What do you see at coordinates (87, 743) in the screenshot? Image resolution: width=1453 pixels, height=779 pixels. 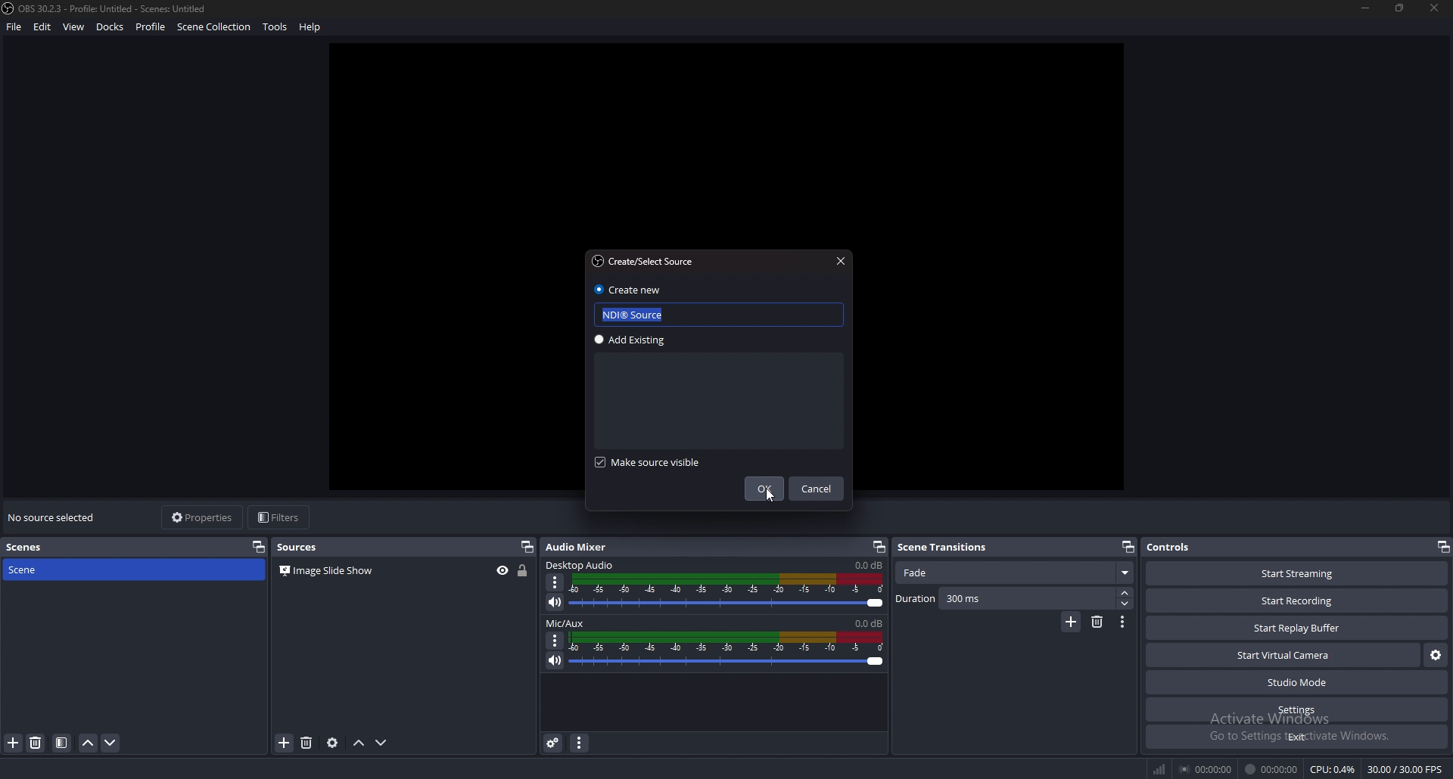 I see `move scene up` at bounding box center [87, 743].